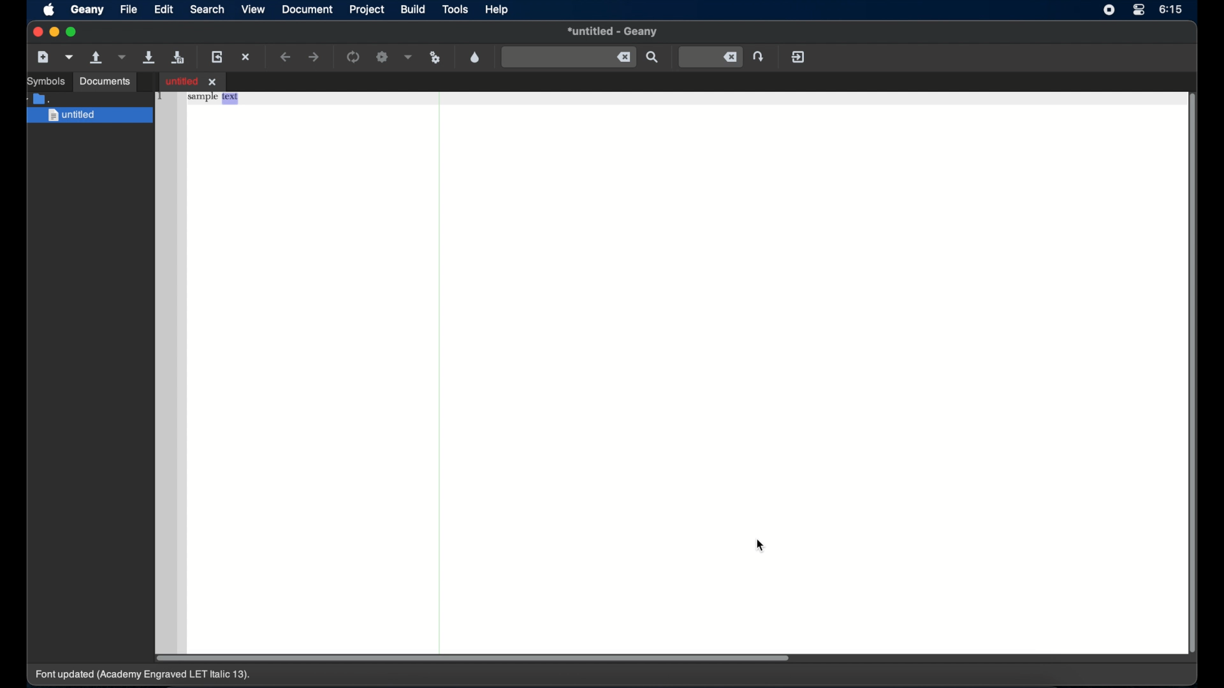 The height and width of the screenshot is (688, 1224). What do you see at coordinates (97, 58) in the screenshot?
I see `open an existing file` at bounding box center [97, 58].